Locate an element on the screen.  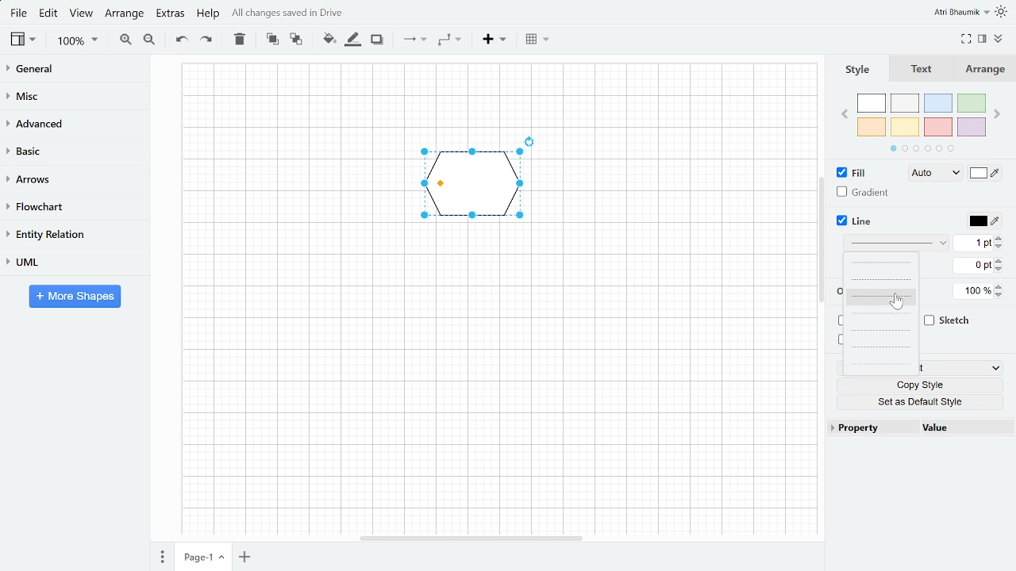
pages Pages is located at coordinates (162, 556).